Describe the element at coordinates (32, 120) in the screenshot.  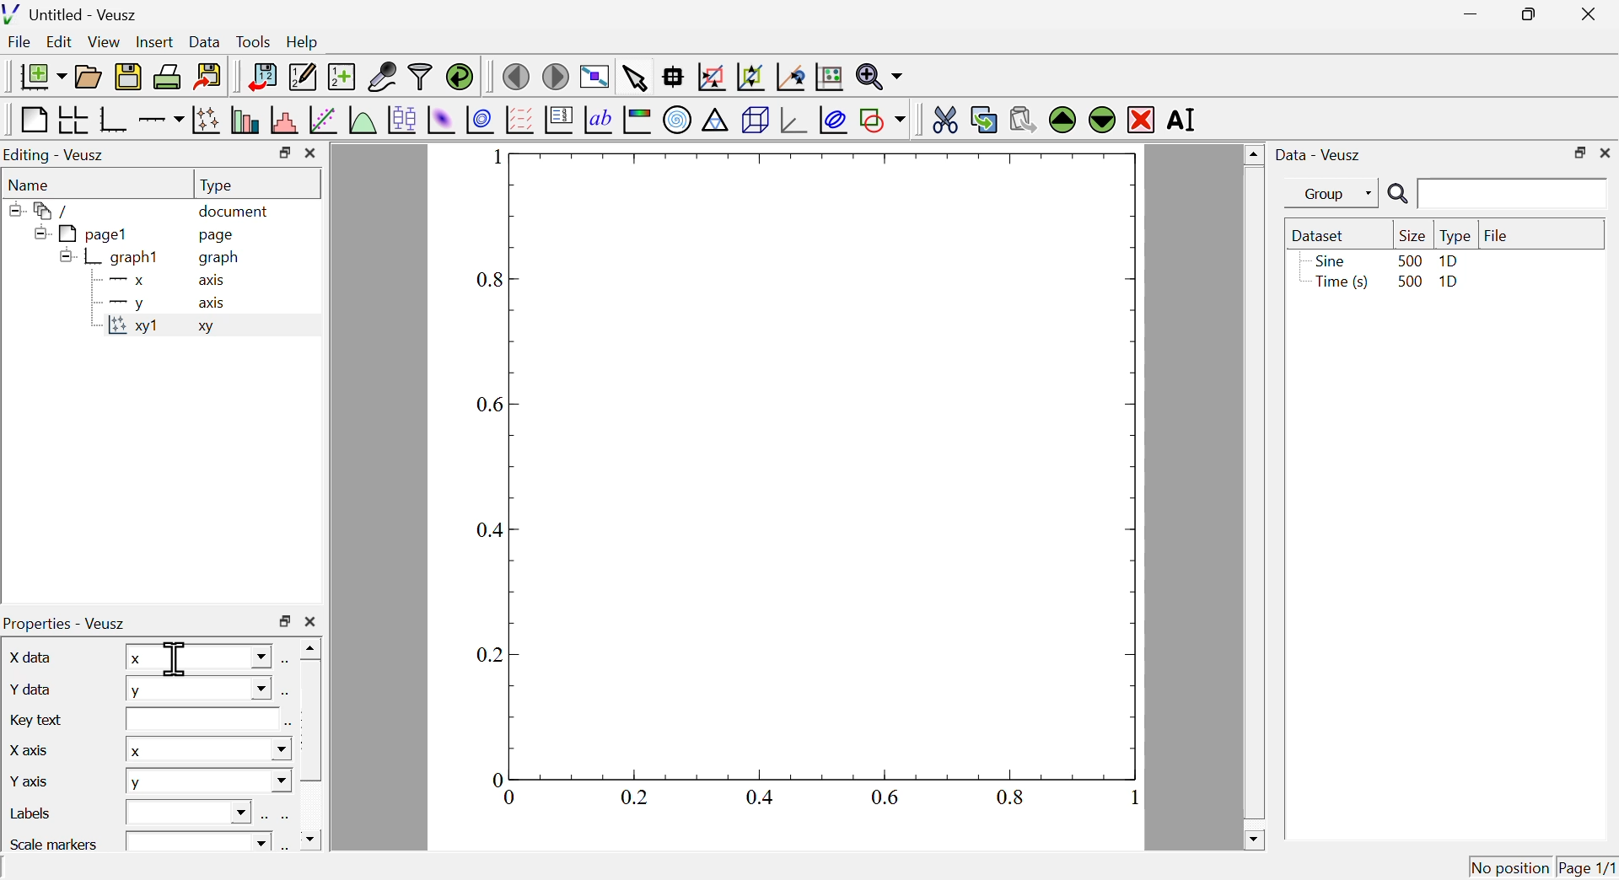
I see `blank page` at that location.